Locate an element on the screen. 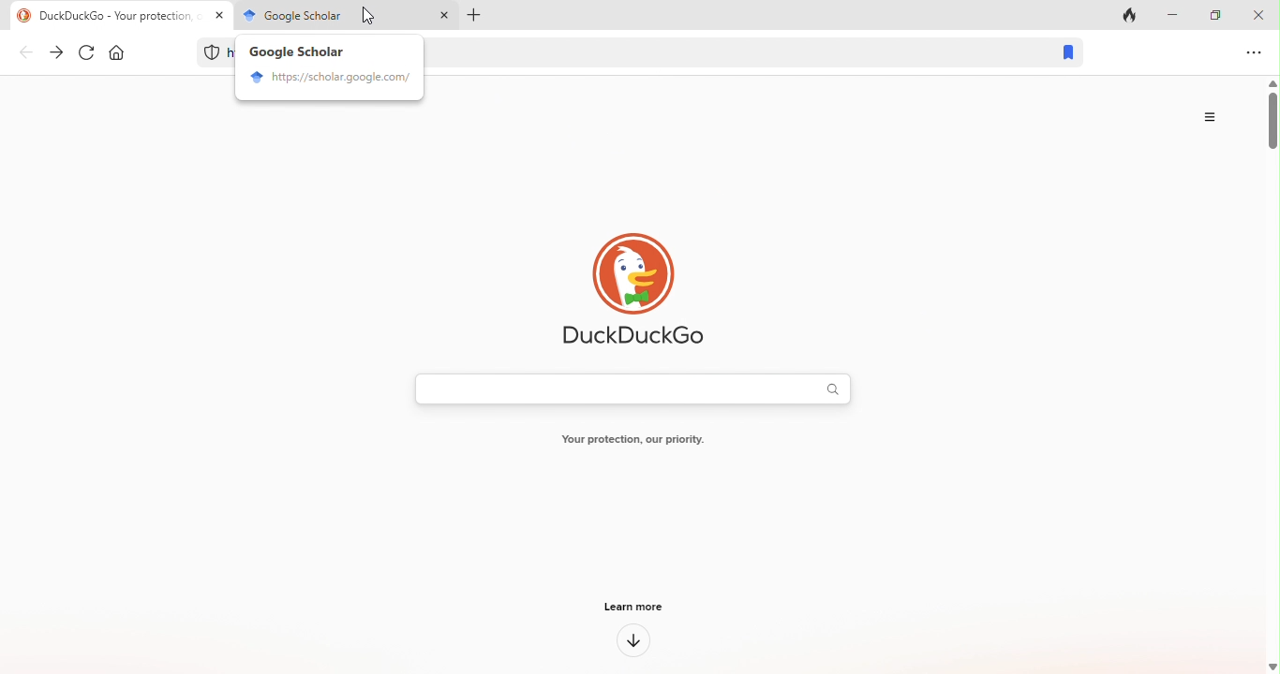 The image size is (1280, 674). maximize is located at coordinates (1219, 14).